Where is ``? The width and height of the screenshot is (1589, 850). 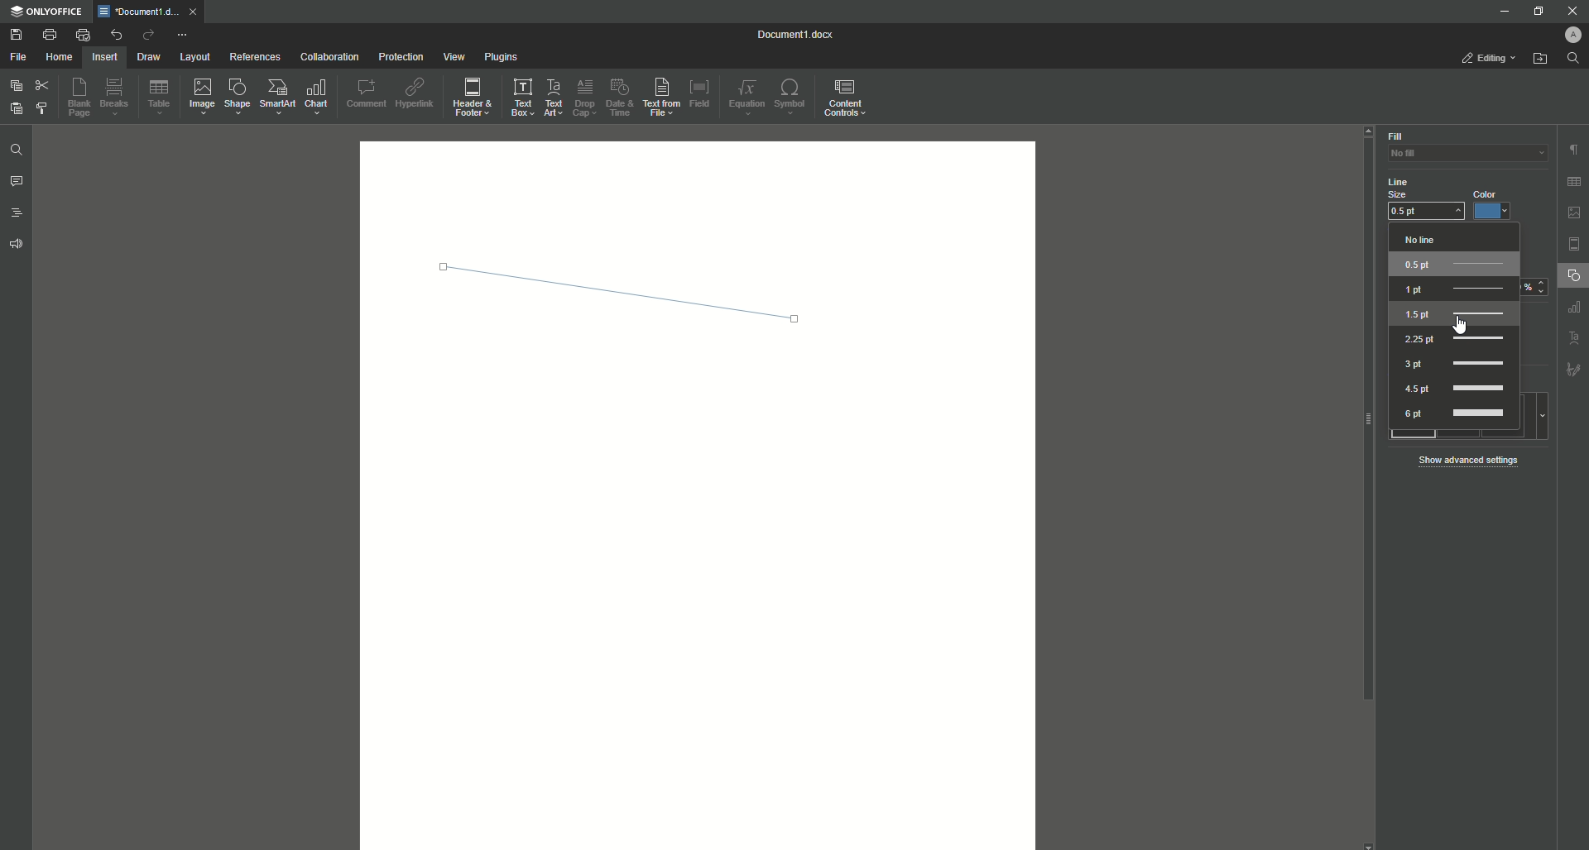
 is located at coordinates (1361, 510).